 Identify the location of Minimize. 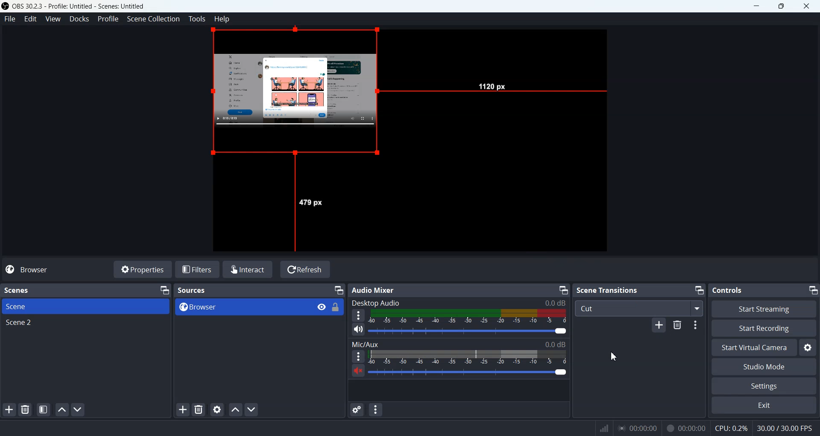
(698, 289).